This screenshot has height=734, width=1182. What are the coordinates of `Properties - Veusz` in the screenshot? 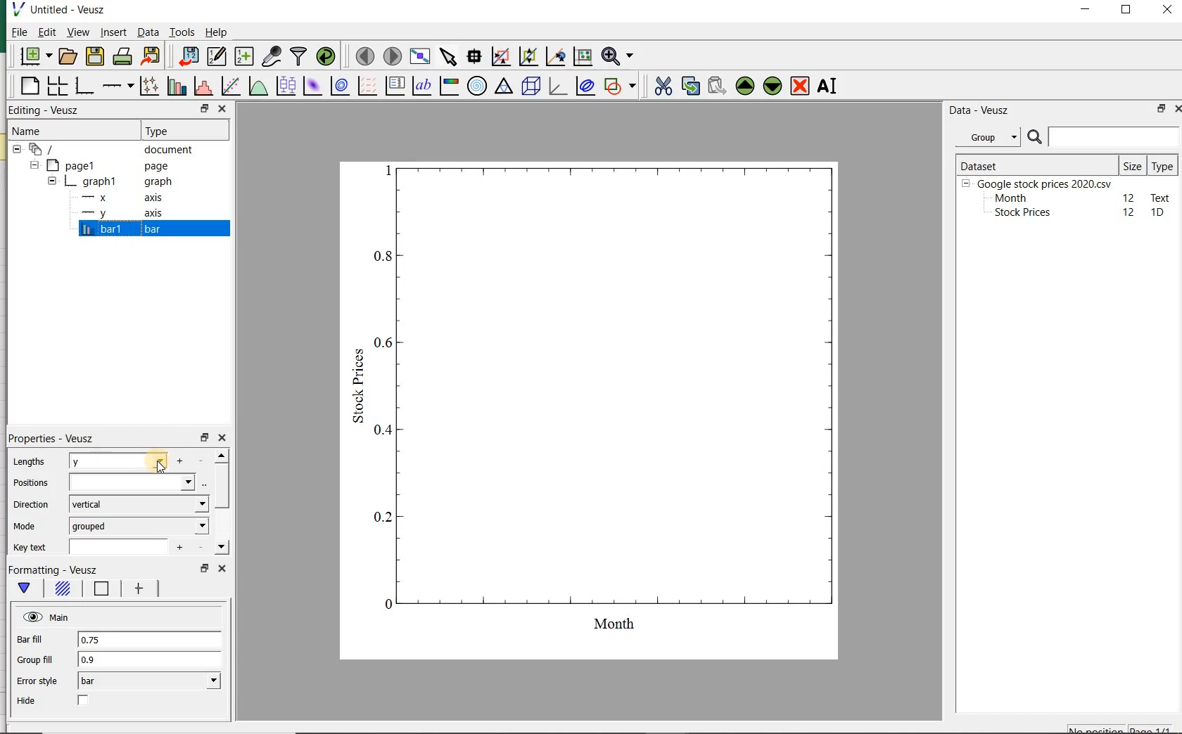 It's located at (55, 439).